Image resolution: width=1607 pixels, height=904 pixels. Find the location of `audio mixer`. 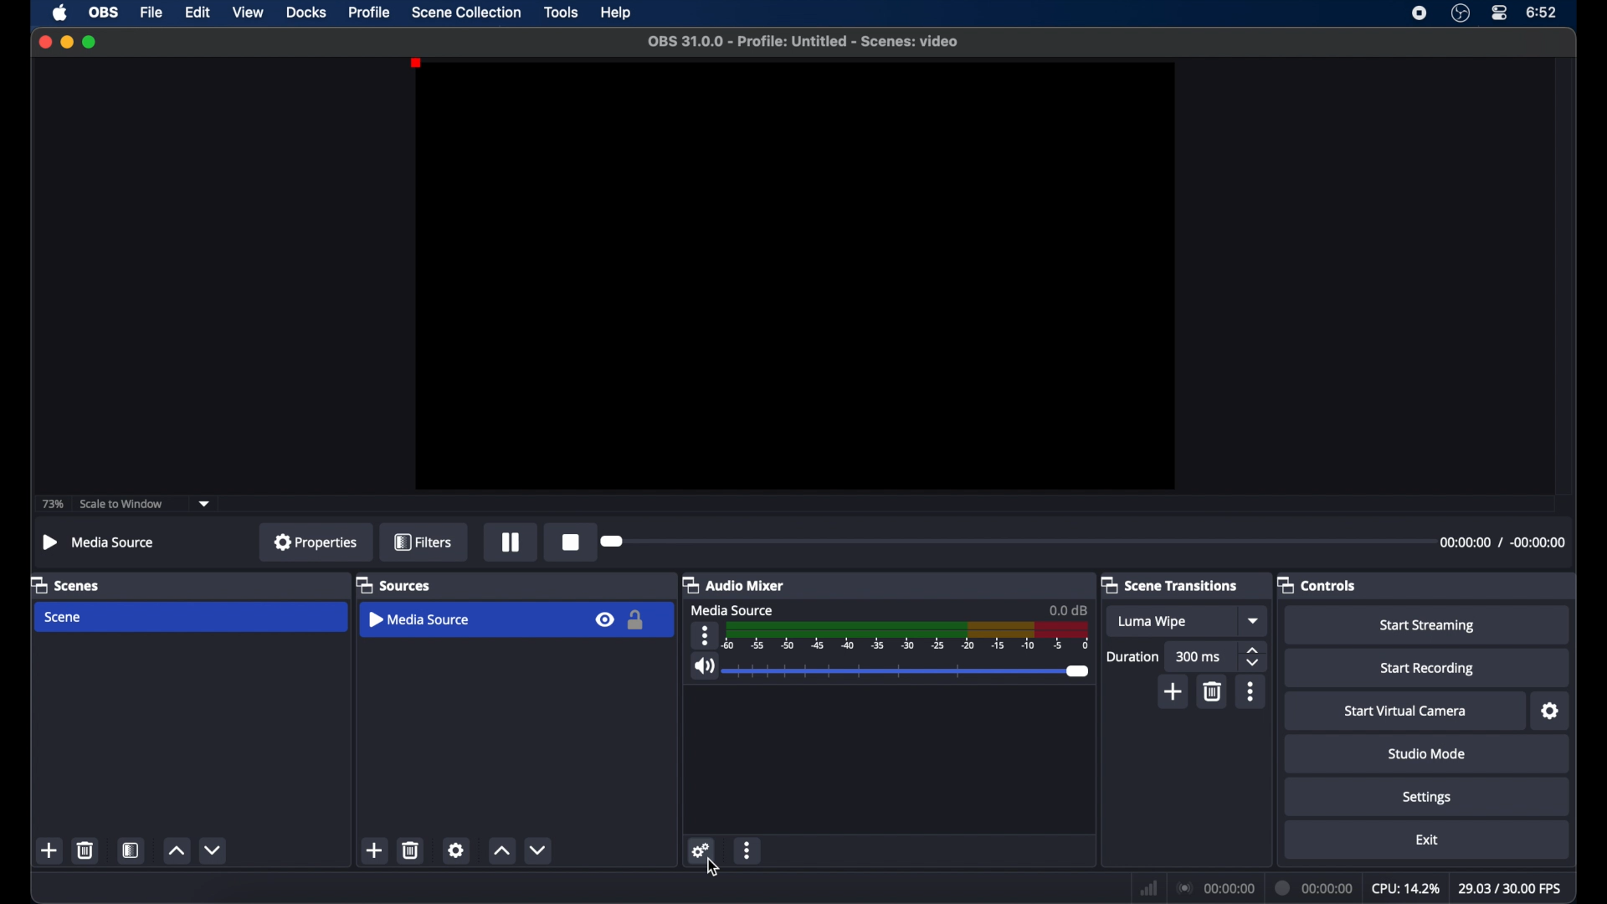

audio mixer is located at coordinates (737, 584).